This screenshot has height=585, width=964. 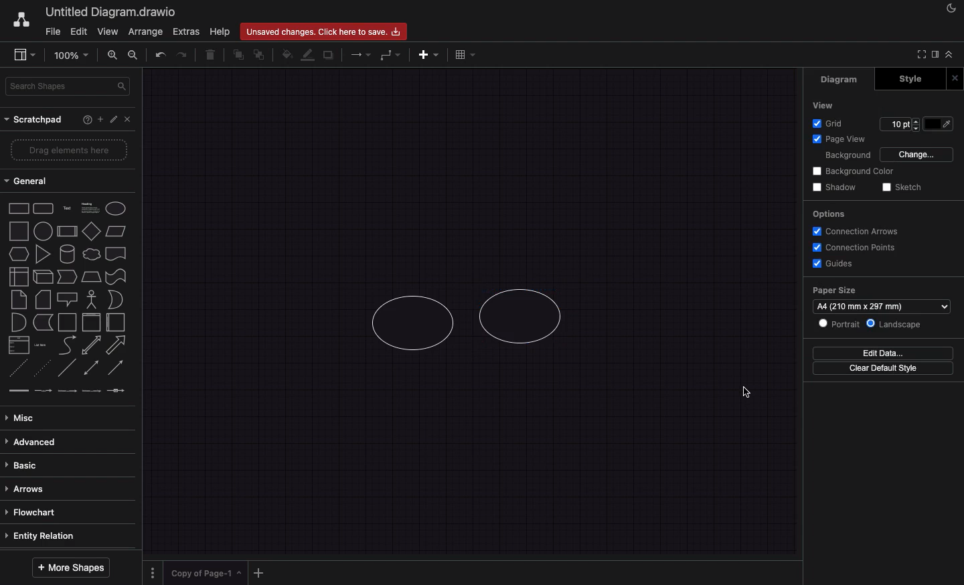 What do you see at coordinates (186, 31) in the screenshot?
I see `extras` at bounding box center [186, 31].